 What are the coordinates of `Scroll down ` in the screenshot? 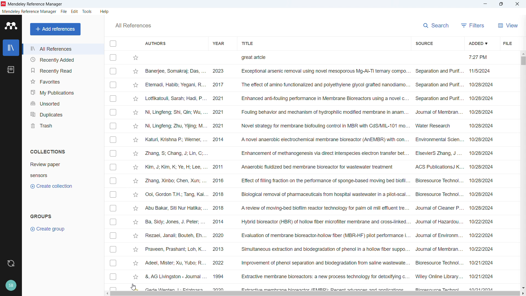 It's located at (523, 288).